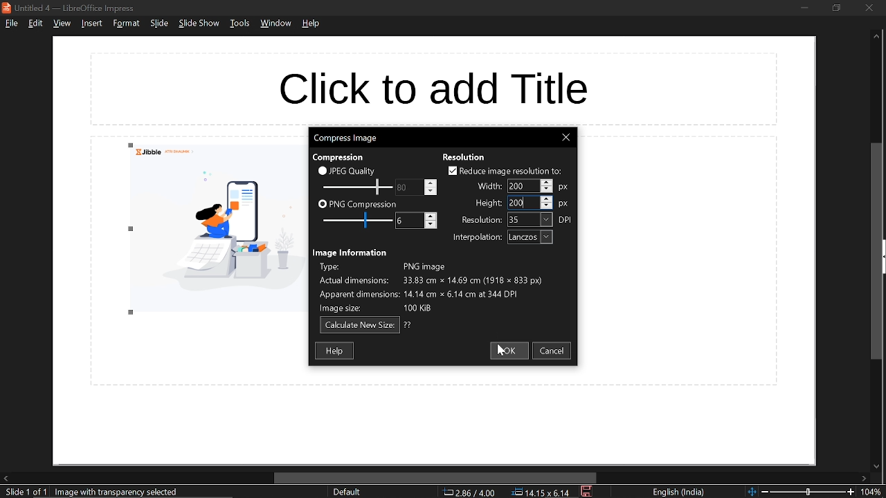 This screenshot has width=886, height=498. I want to click on save, so click(588, 492).